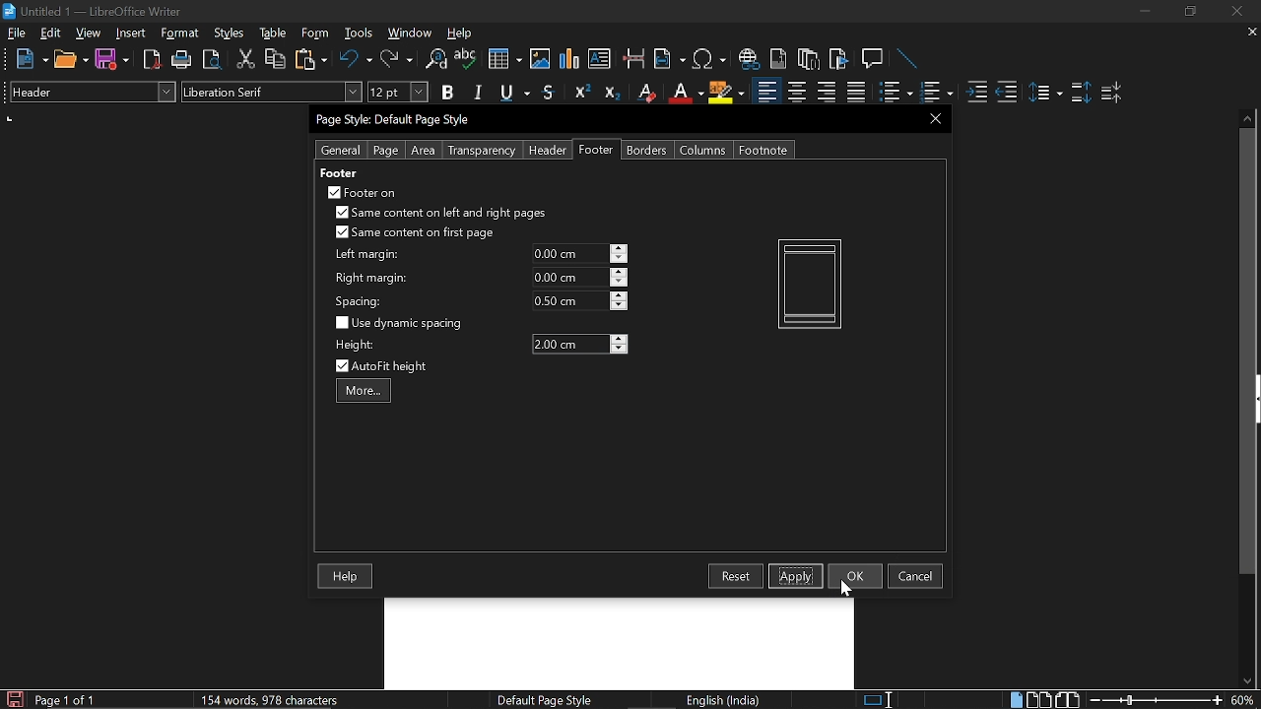 The width and height of the screenshot is (1261, 709). I want to click on General, so click(342, 150).